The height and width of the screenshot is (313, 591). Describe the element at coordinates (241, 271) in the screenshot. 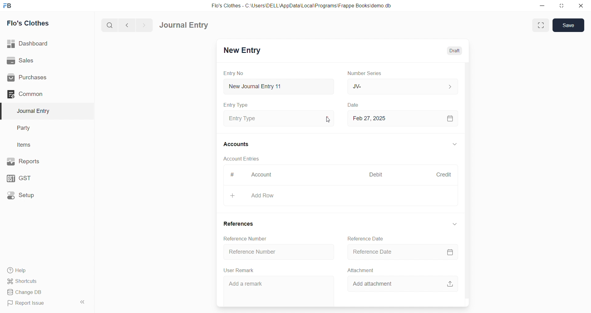

I see `User Remark` at that location.